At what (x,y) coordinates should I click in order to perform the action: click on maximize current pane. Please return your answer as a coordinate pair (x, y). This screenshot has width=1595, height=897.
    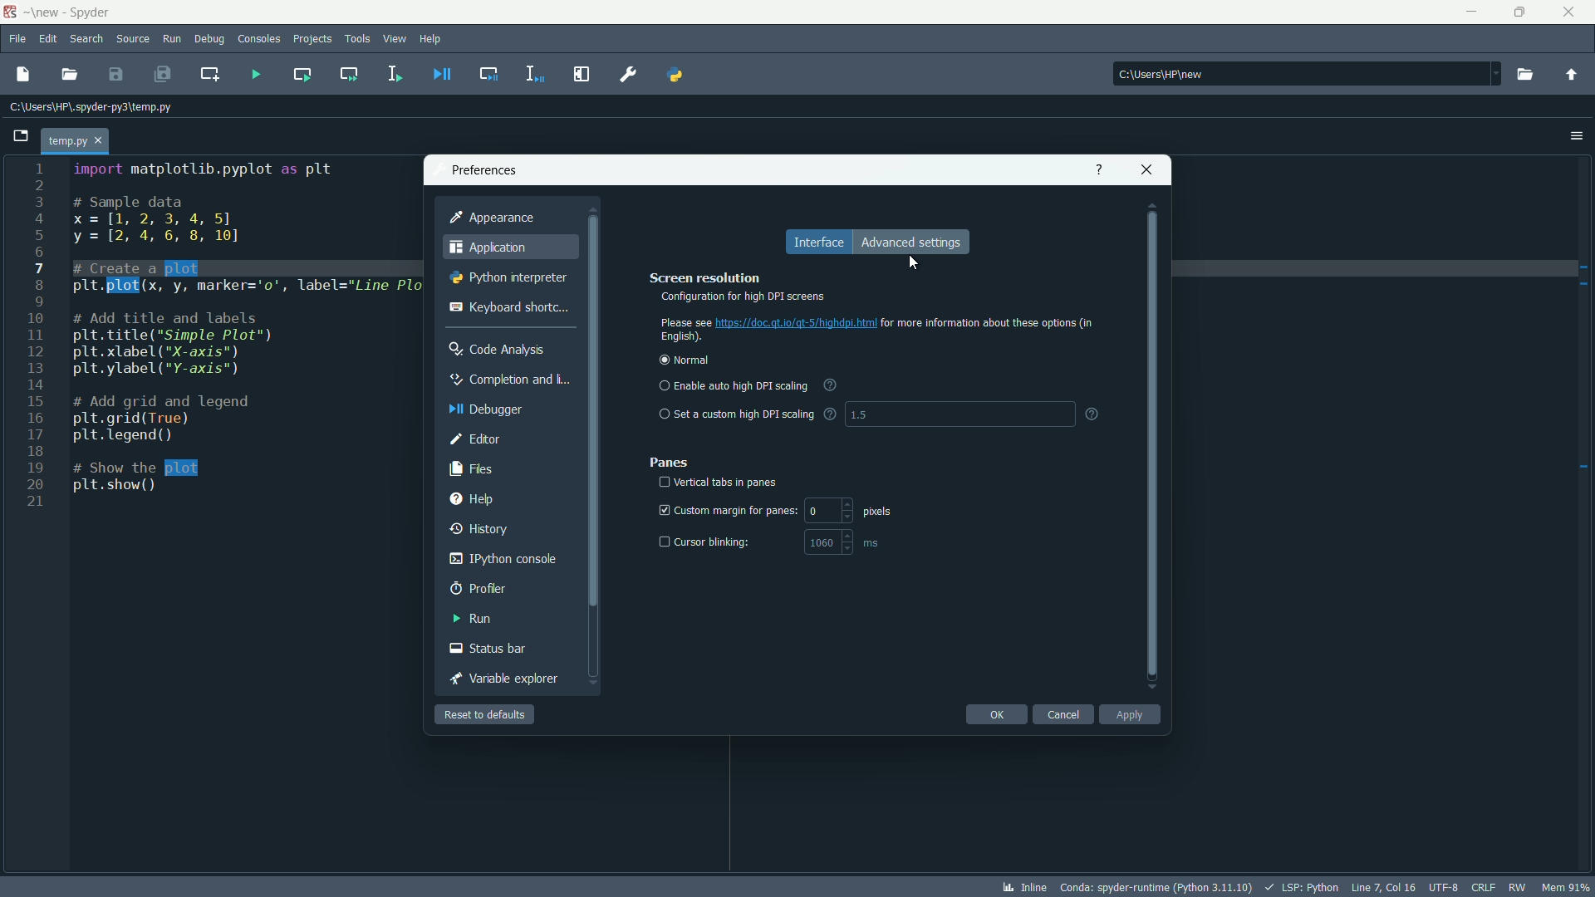
    Looking at the image, I should click on (584, 74).